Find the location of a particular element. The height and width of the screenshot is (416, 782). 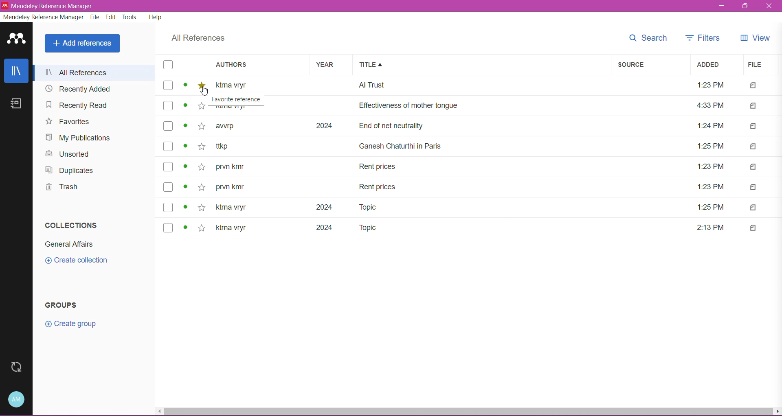

Click to see more details is located at coordinates (185, 186).